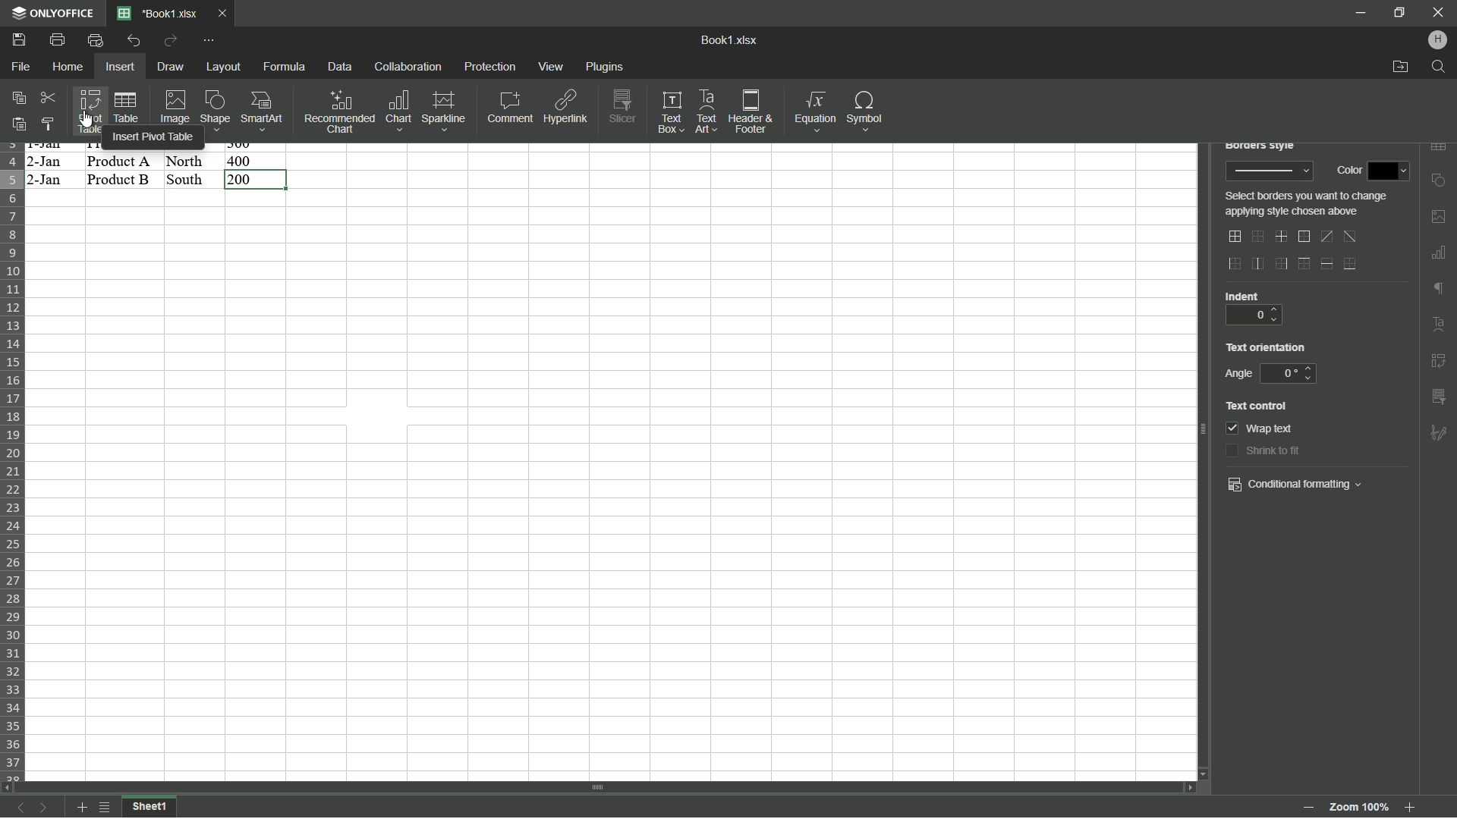 Image resolution: width=1457 pixels, height=819 pixels. I want to click on Quick print, so click(94, 42).